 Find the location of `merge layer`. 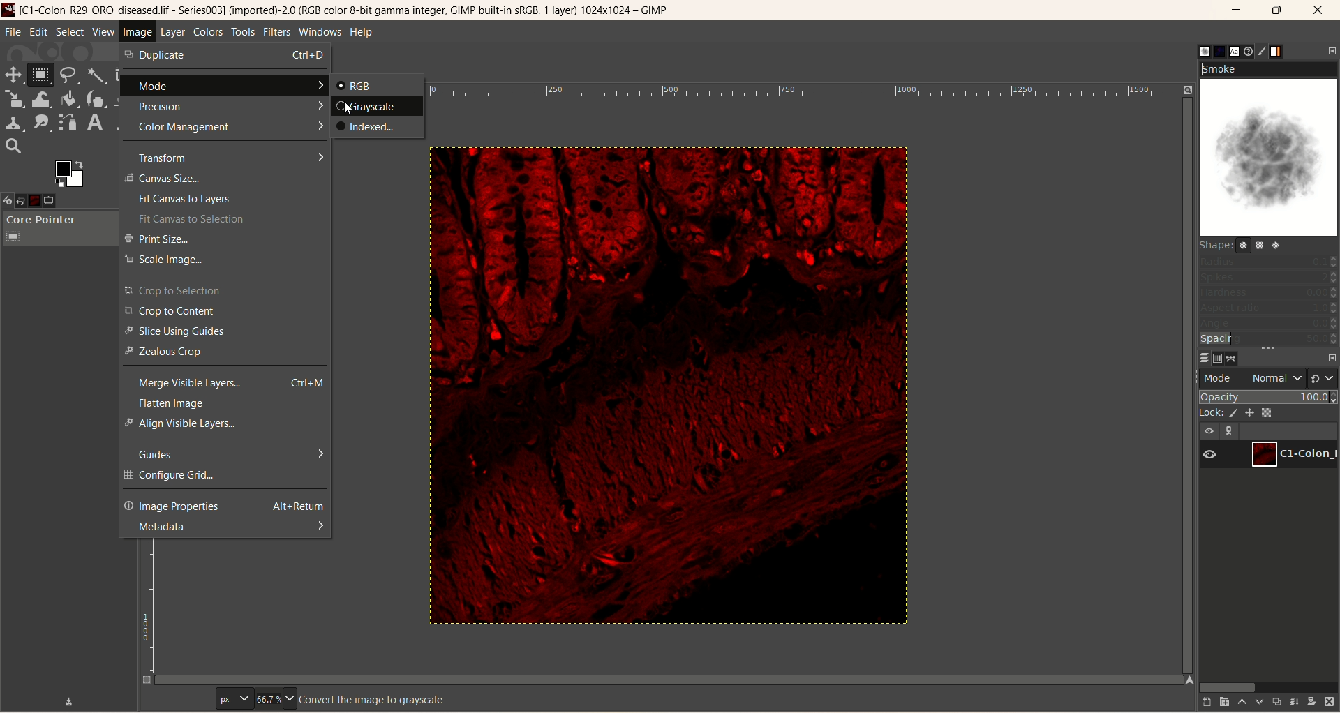

merge layer is located at coordinates (1295, 704).